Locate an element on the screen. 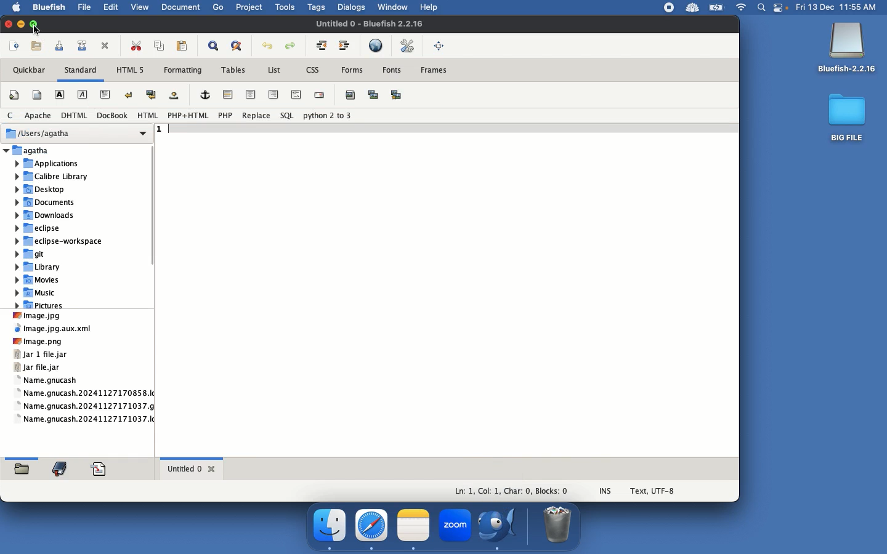 This screenshot has height=554, width=887. Help is located at coordinates (433, 7).